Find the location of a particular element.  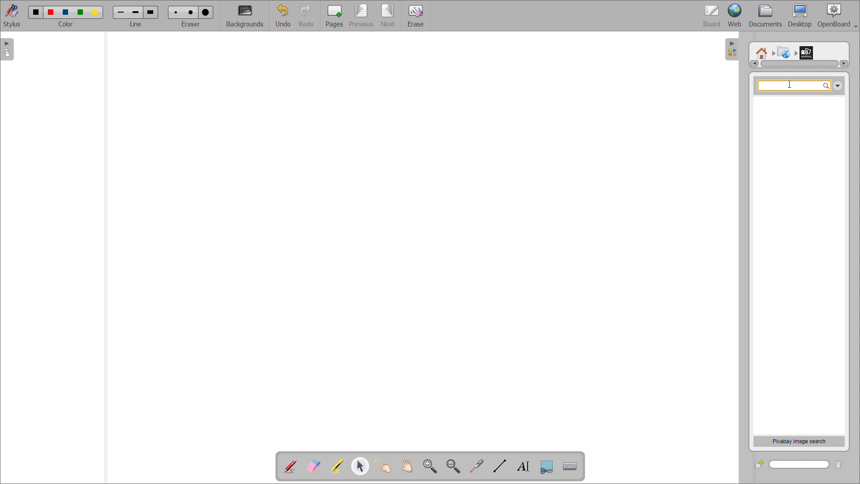

add annotation is located at coordinates (290, 467).